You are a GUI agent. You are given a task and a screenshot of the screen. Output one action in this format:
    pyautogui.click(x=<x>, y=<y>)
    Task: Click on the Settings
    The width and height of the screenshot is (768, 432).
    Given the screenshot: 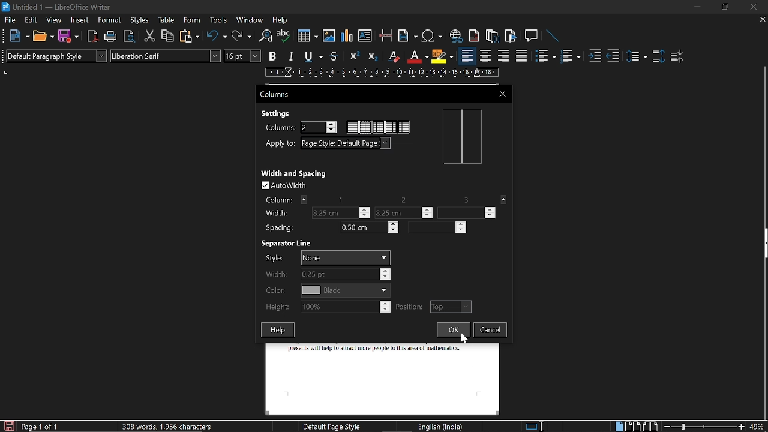 What is the action you would take?
    pyautogui.click(x=275, y=114)
    